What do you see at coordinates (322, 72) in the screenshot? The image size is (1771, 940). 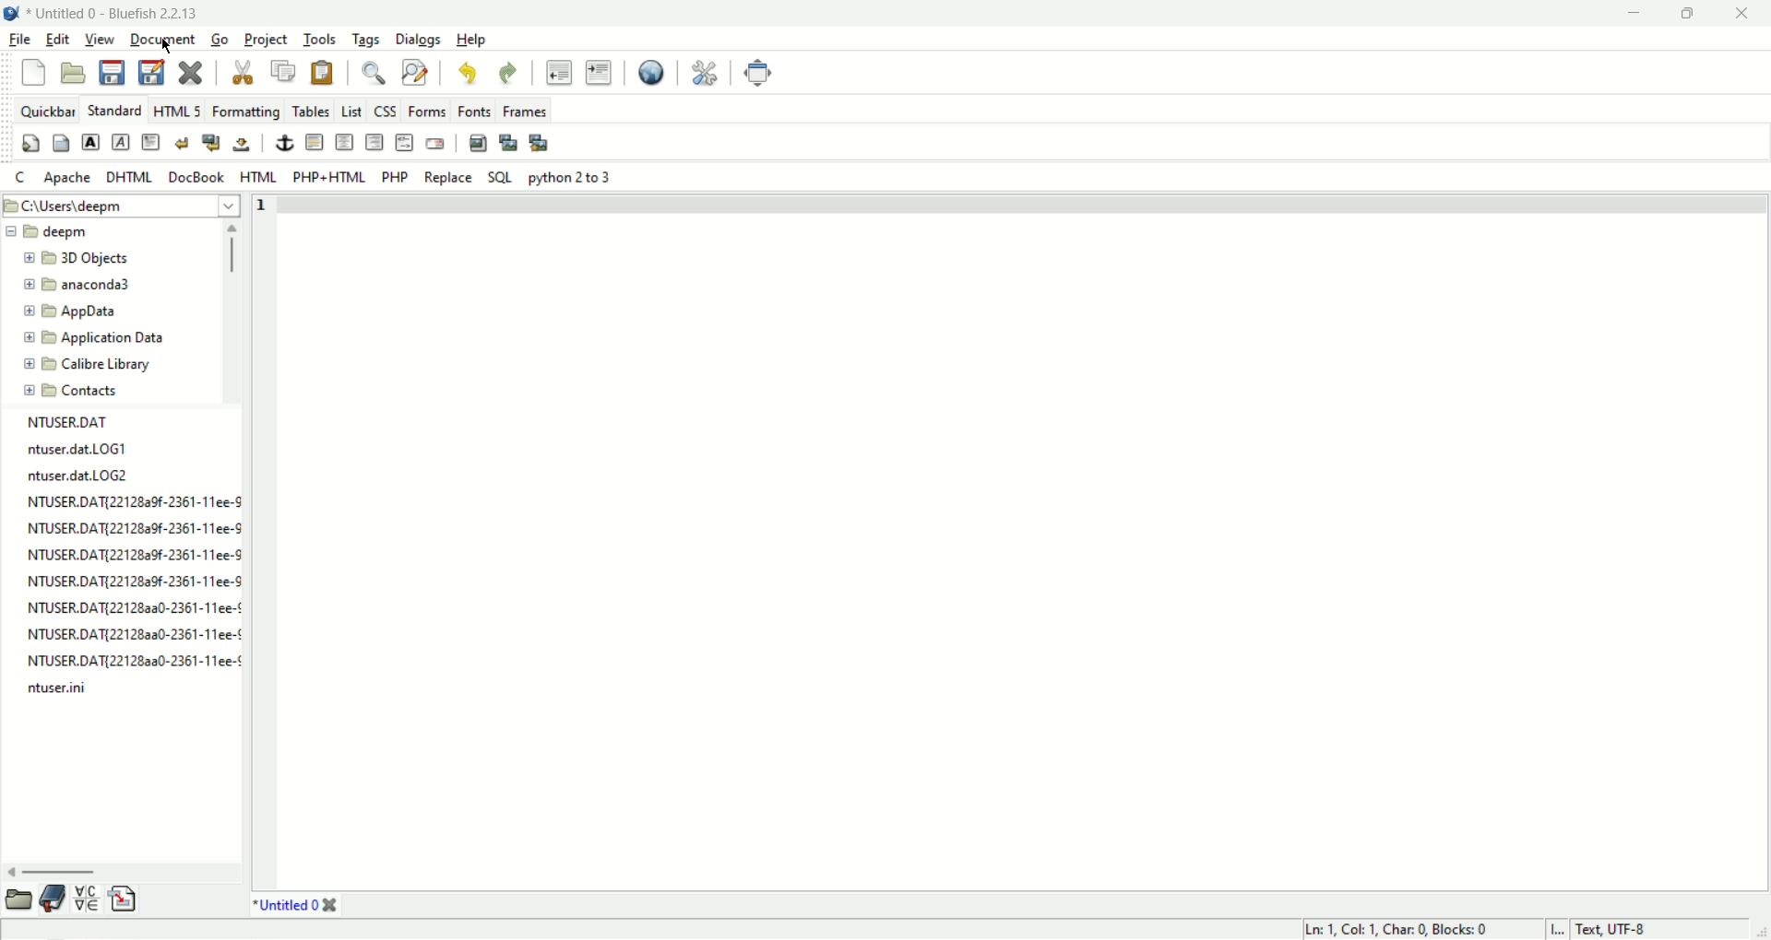 I see `paste` at bounding box center [322, 72].